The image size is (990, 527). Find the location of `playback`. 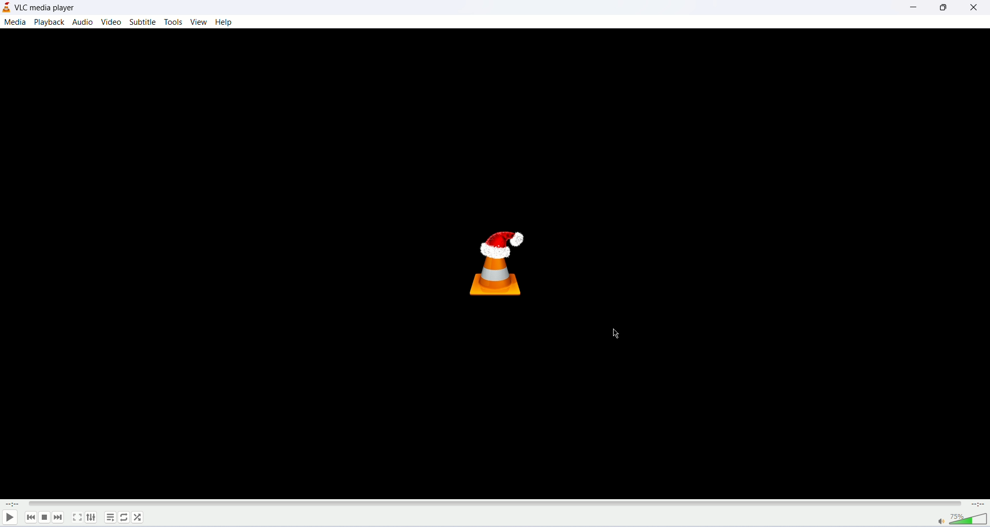

playback is located at coordinates (49, 22).